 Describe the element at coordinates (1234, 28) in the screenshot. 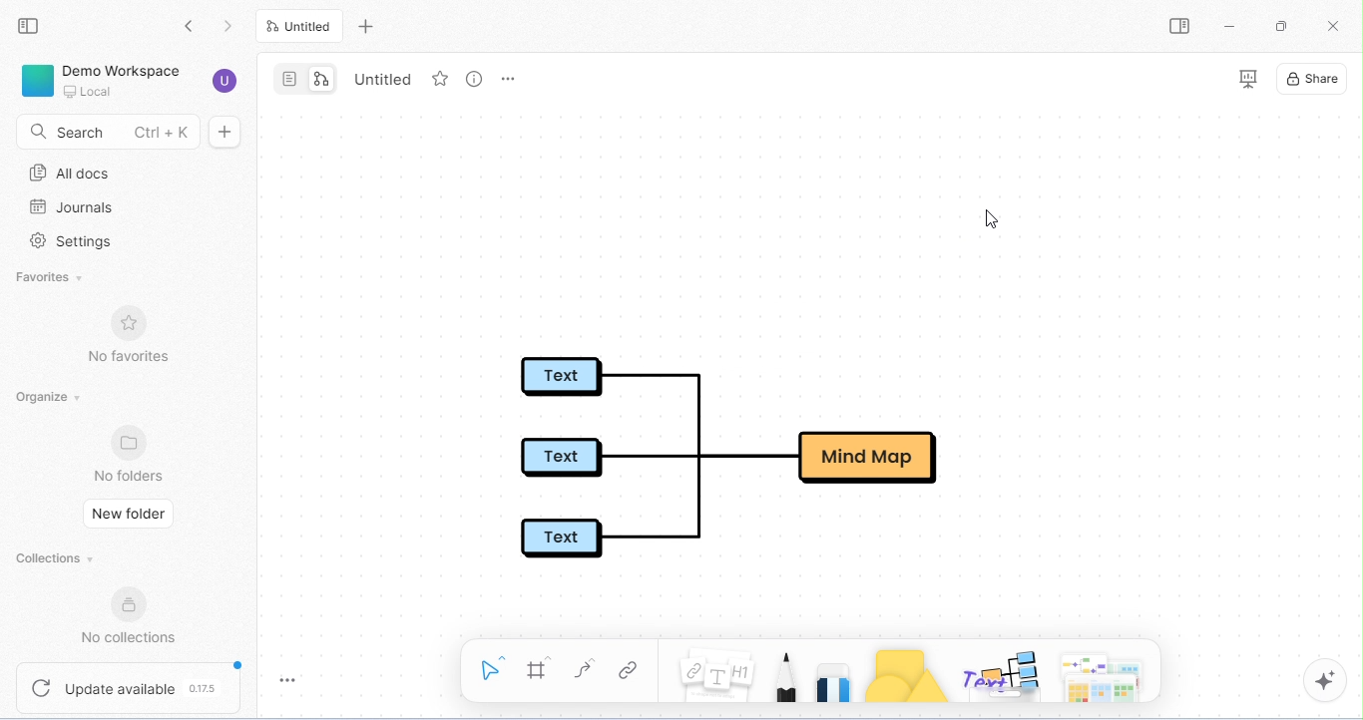

I see `minimize` at that location.